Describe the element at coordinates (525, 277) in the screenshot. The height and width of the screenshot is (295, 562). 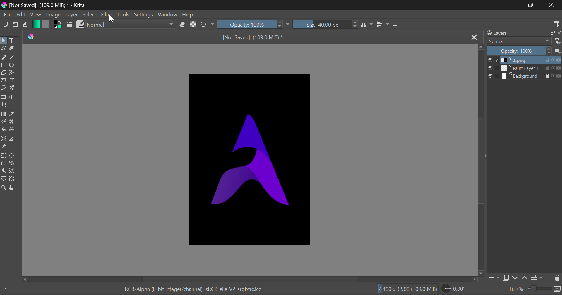
I see `Move Layer Up` at that location.